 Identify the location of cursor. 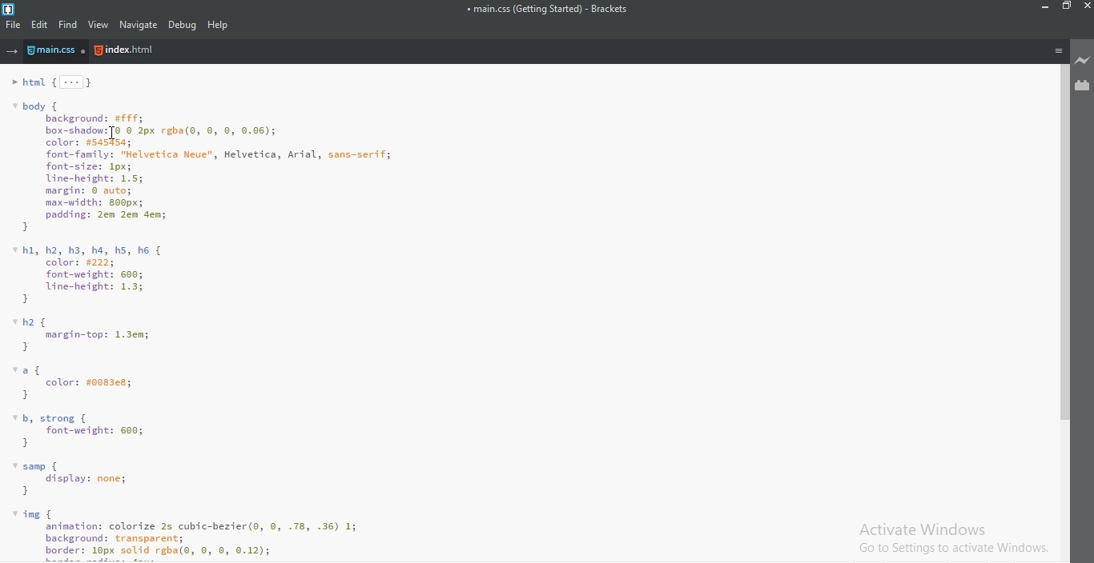
(112, 134).